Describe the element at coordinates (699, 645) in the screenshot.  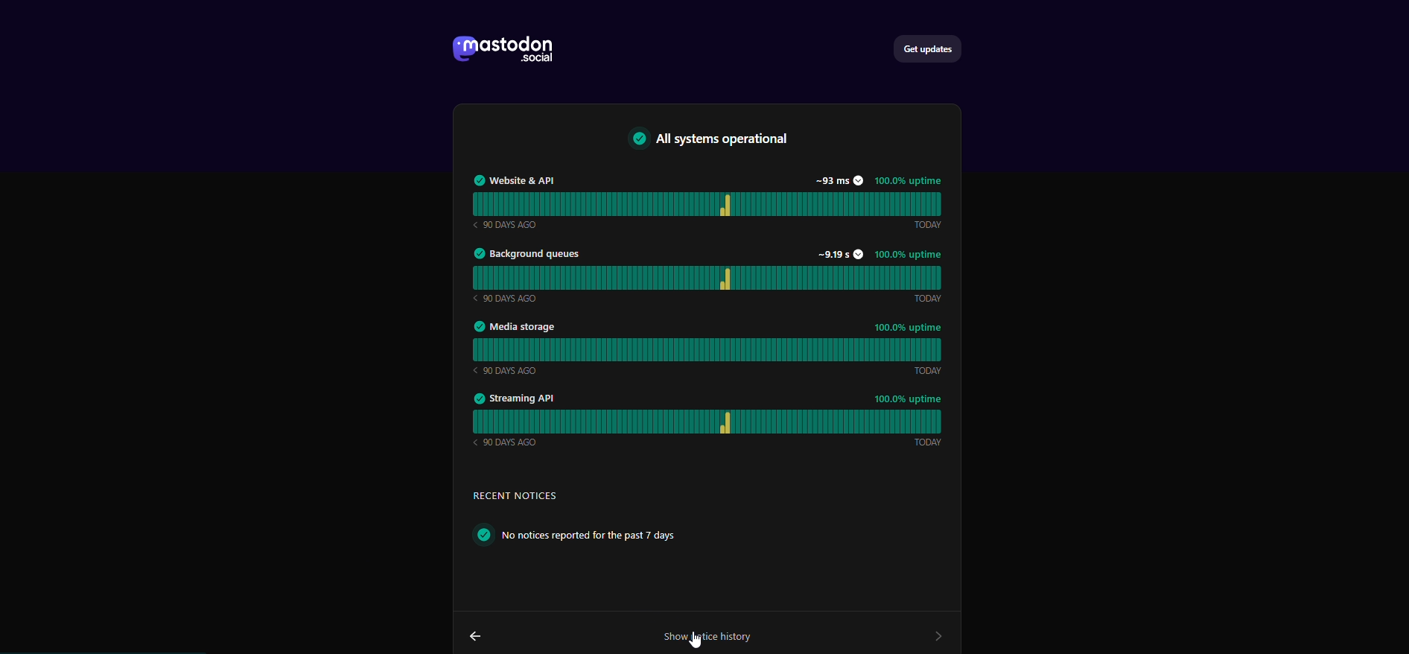
I see `cursor` at that location.